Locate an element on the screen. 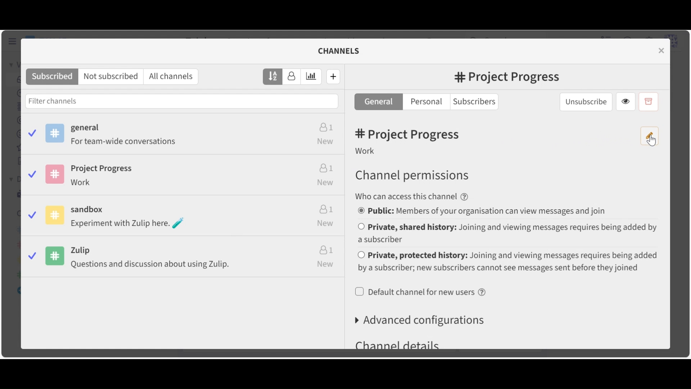 This screenshot has height=389, width=691. Archive Channel is located at coordinates (647, 102).